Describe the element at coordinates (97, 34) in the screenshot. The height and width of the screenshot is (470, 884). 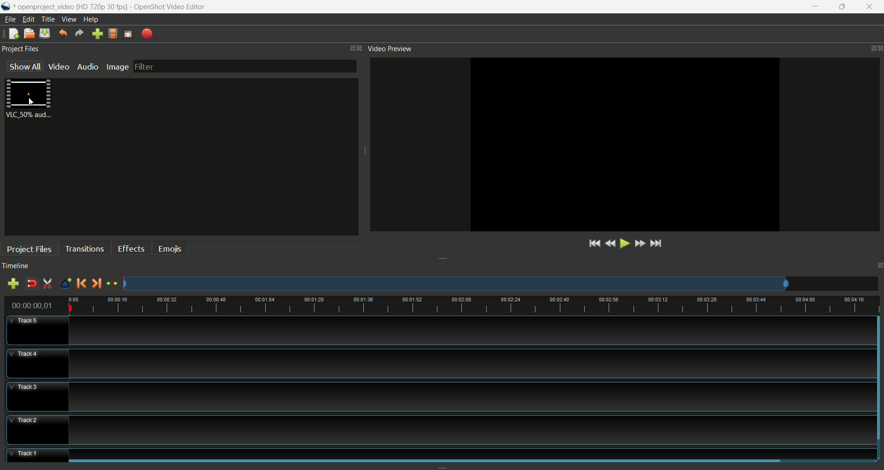
I see `import files` at that location.